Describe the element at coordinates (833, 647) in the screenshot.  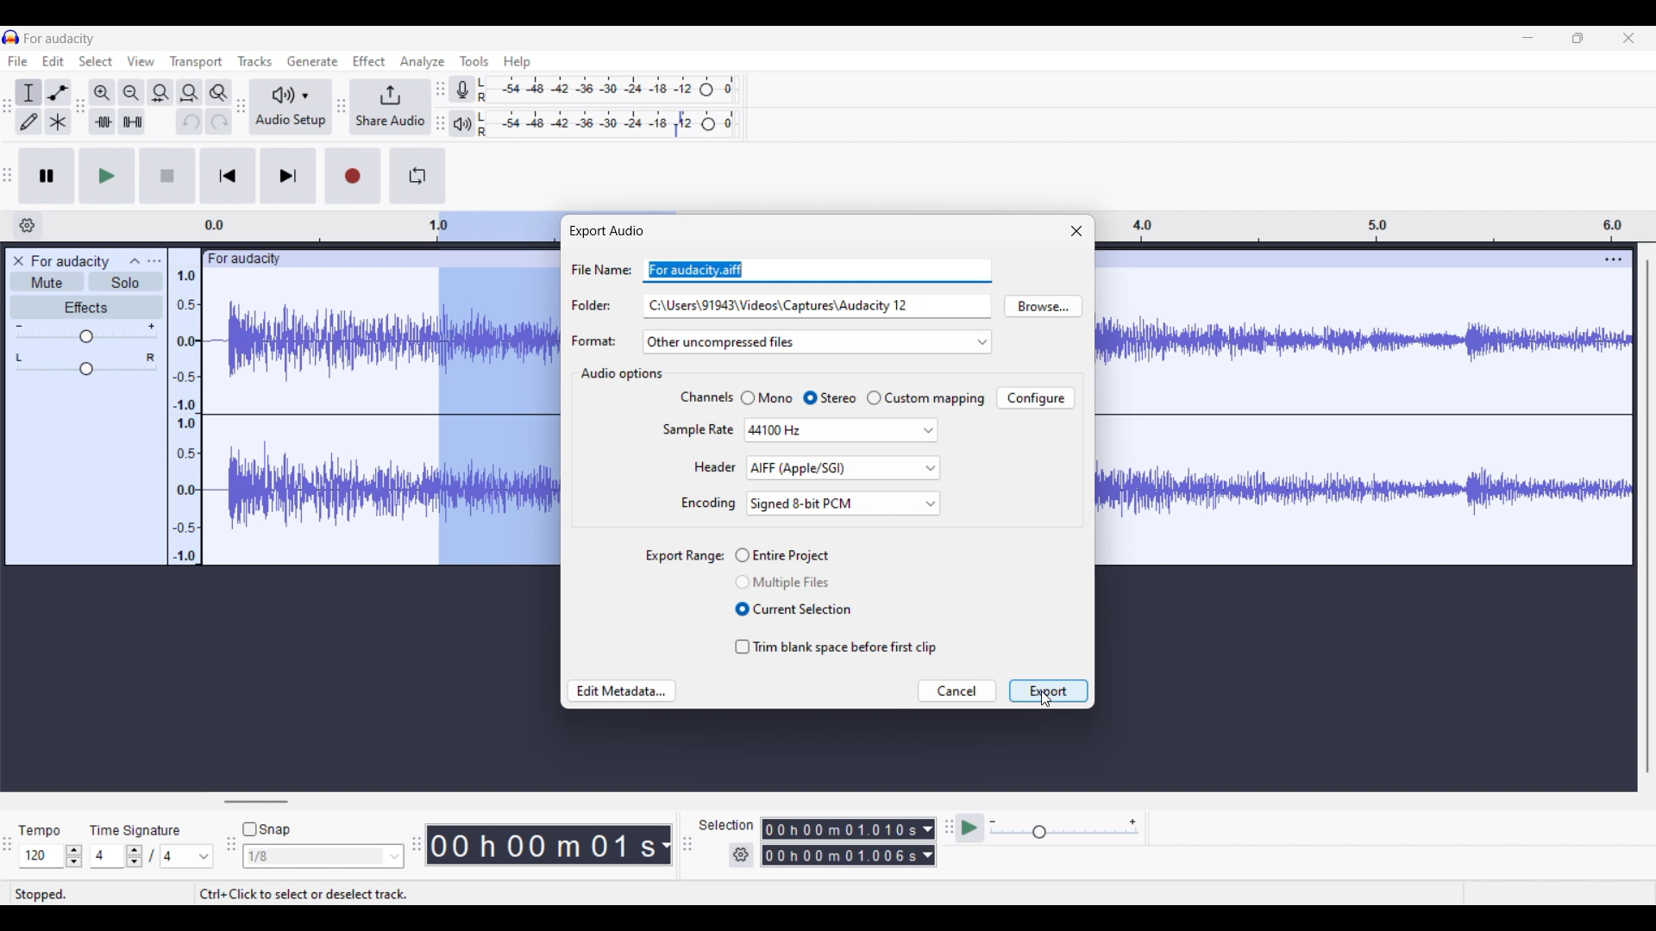
I see `Toggle for trim black space` at that location.